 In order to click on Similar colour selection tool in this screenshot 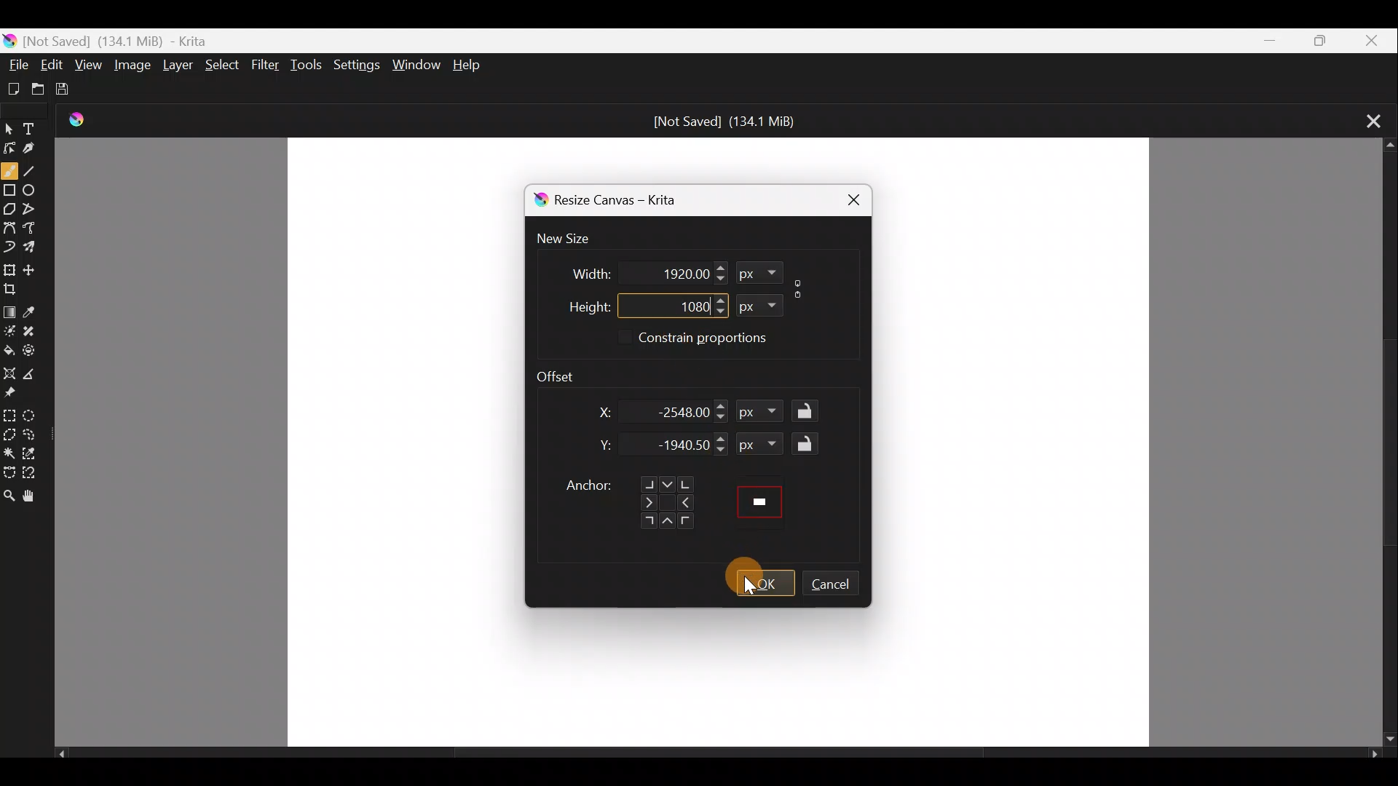, I will do `click(36, 455)`.